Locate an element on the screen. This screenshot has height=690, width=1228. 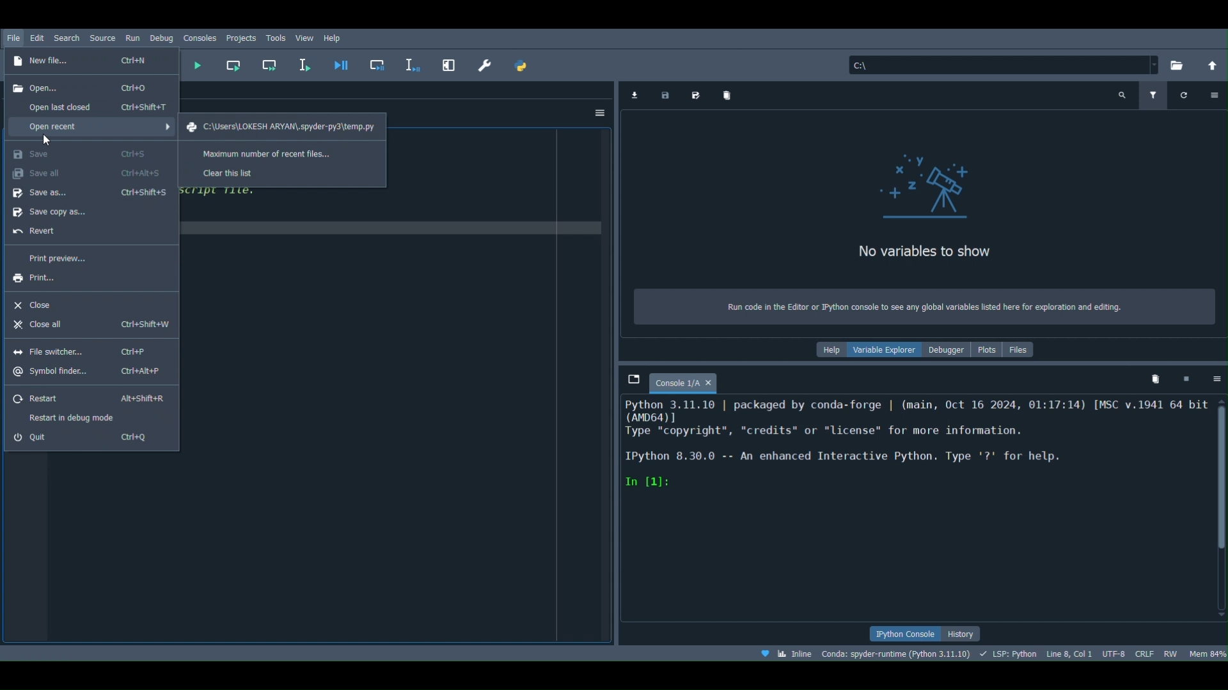
Save copy as is located at coordinates (80, 210).